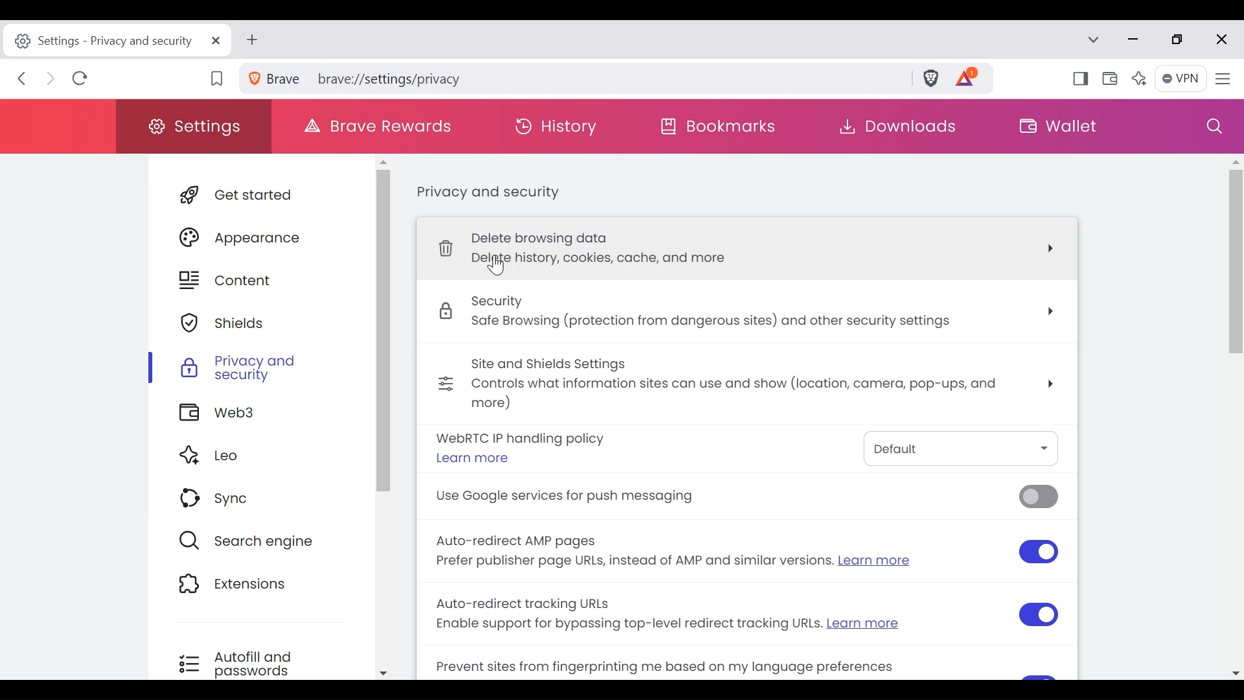 This screenshot has height=700, width=1244. What do you see at coordinates (700, 666) in the screenshot?
I see `Enable/Disable sites from fingerprinting me based on language preferences` at bounding box center [700, 666].